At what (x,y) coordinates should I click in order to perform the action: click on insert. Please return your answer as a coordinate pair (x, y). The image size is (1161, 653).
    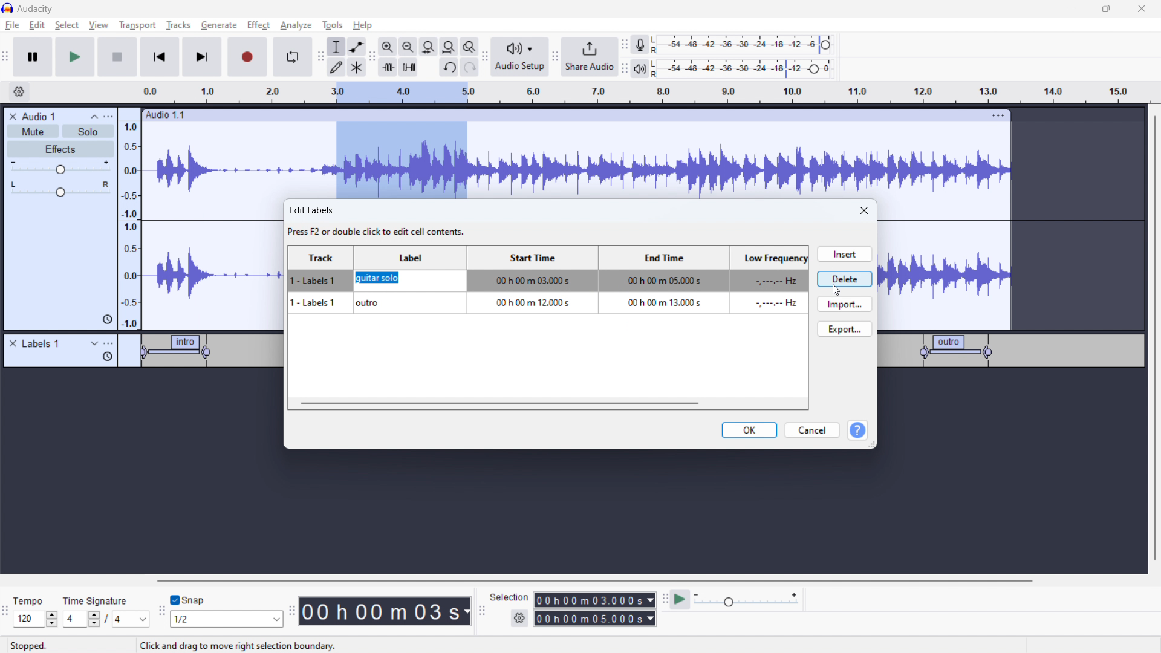
    Looking at the image, I should click on (844, 254).